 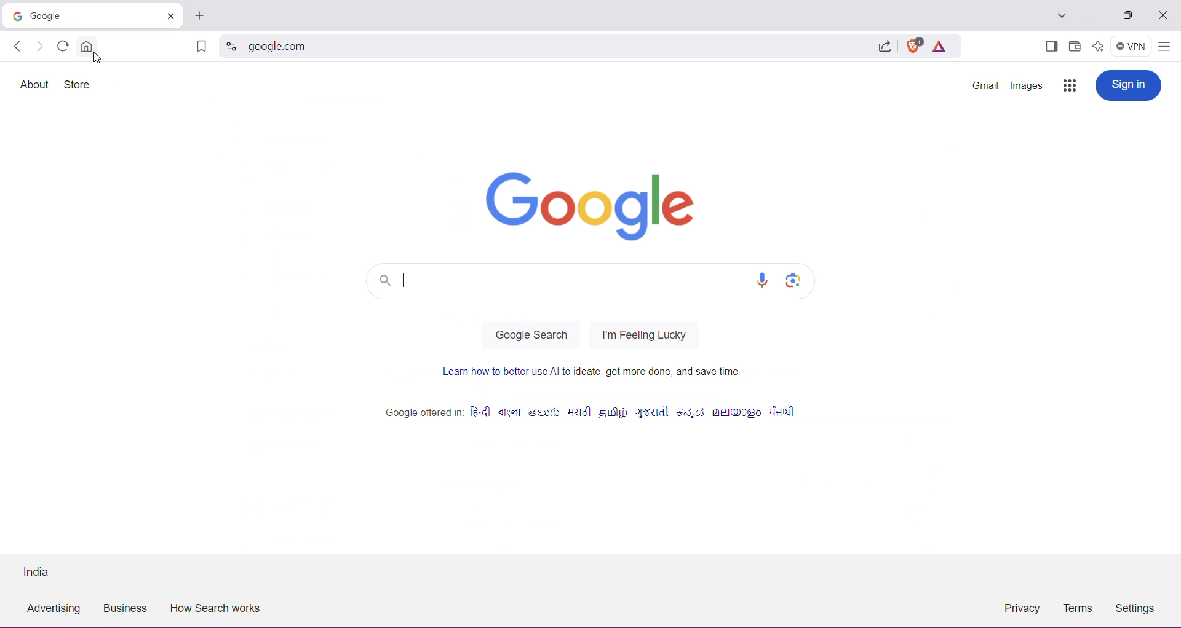 What do you see at coordinates (76, 15) in the screenshot?
I see `New Homepage set - Google (google.com)` at bounding box center [76, 15].